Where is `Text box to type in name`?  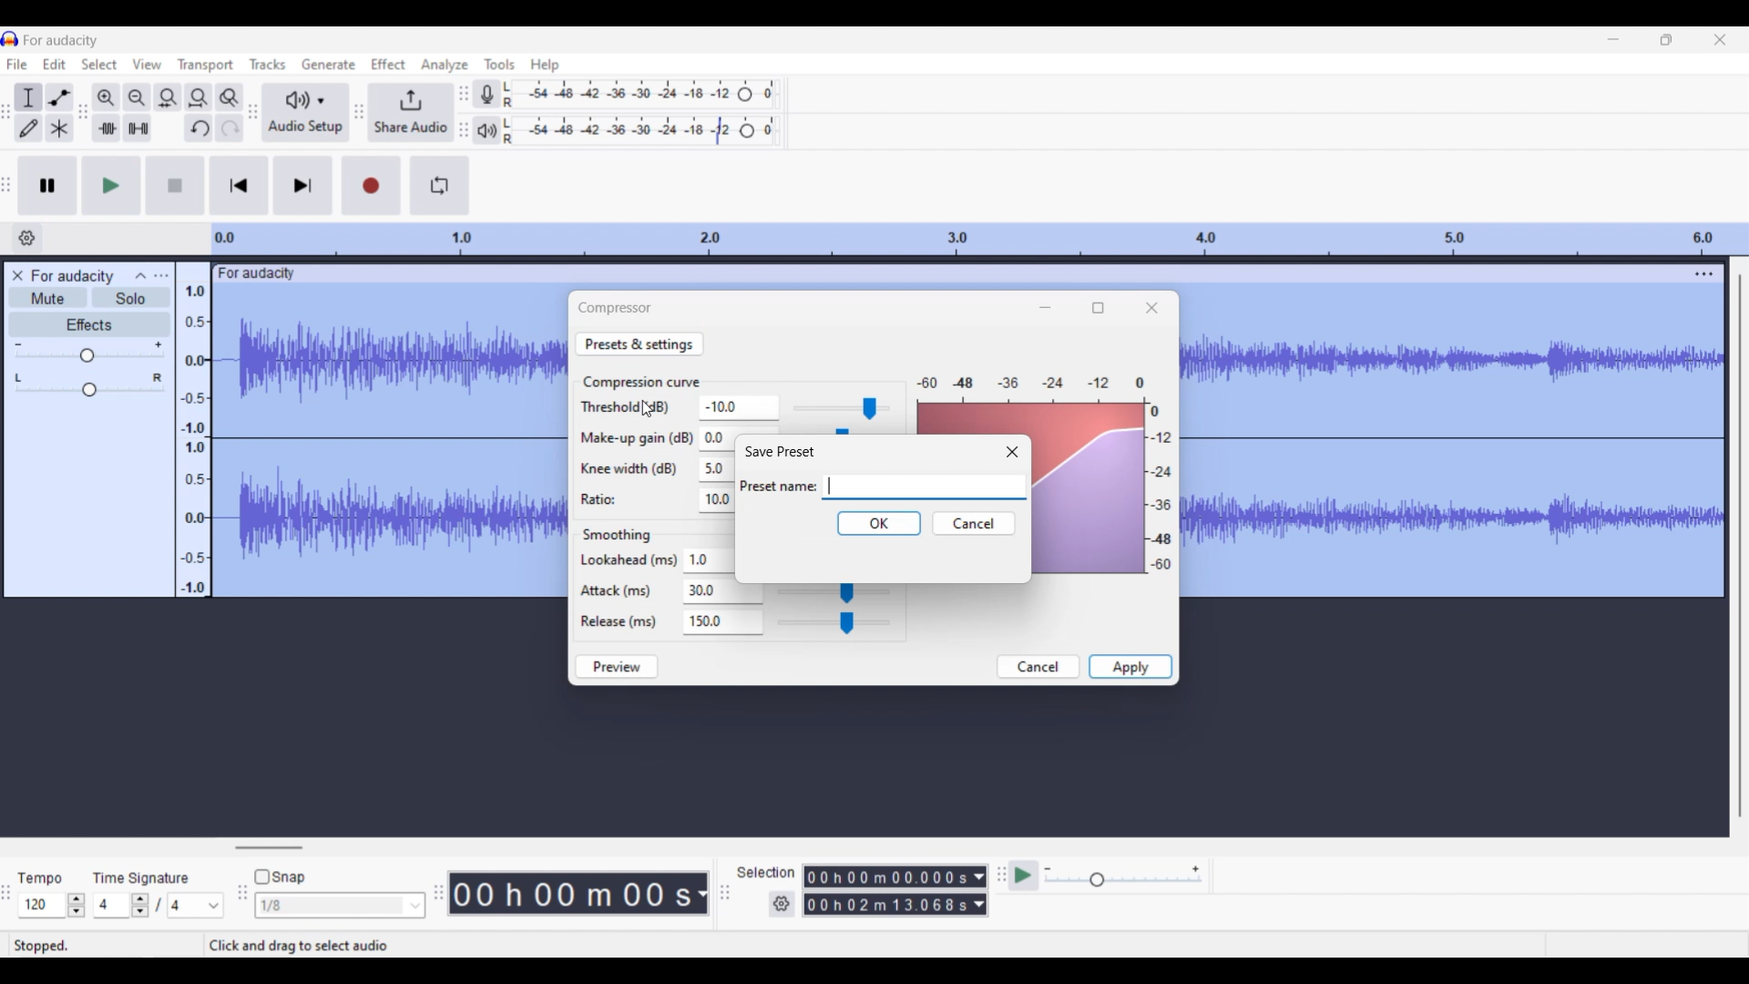
Text box to type in name is located at coordinates (923, 487).